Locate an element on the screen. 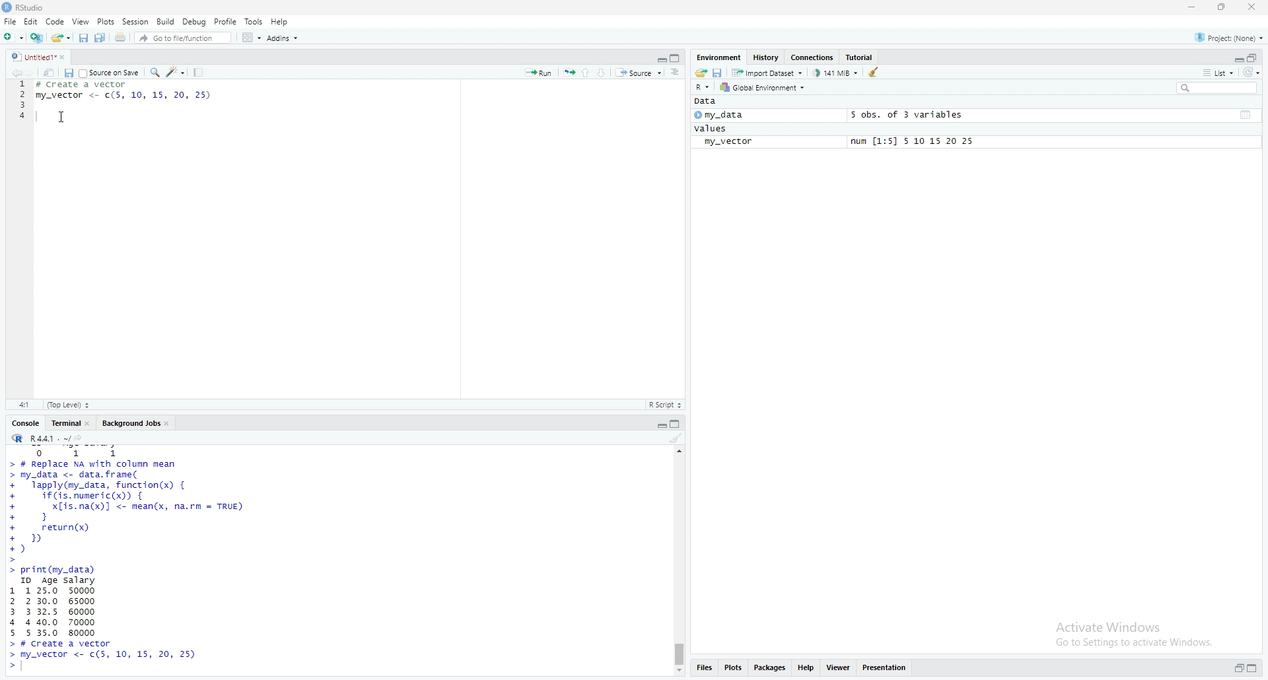 This screenshot has width=1268, height=680. collapse is located at coordinates (677, 58).